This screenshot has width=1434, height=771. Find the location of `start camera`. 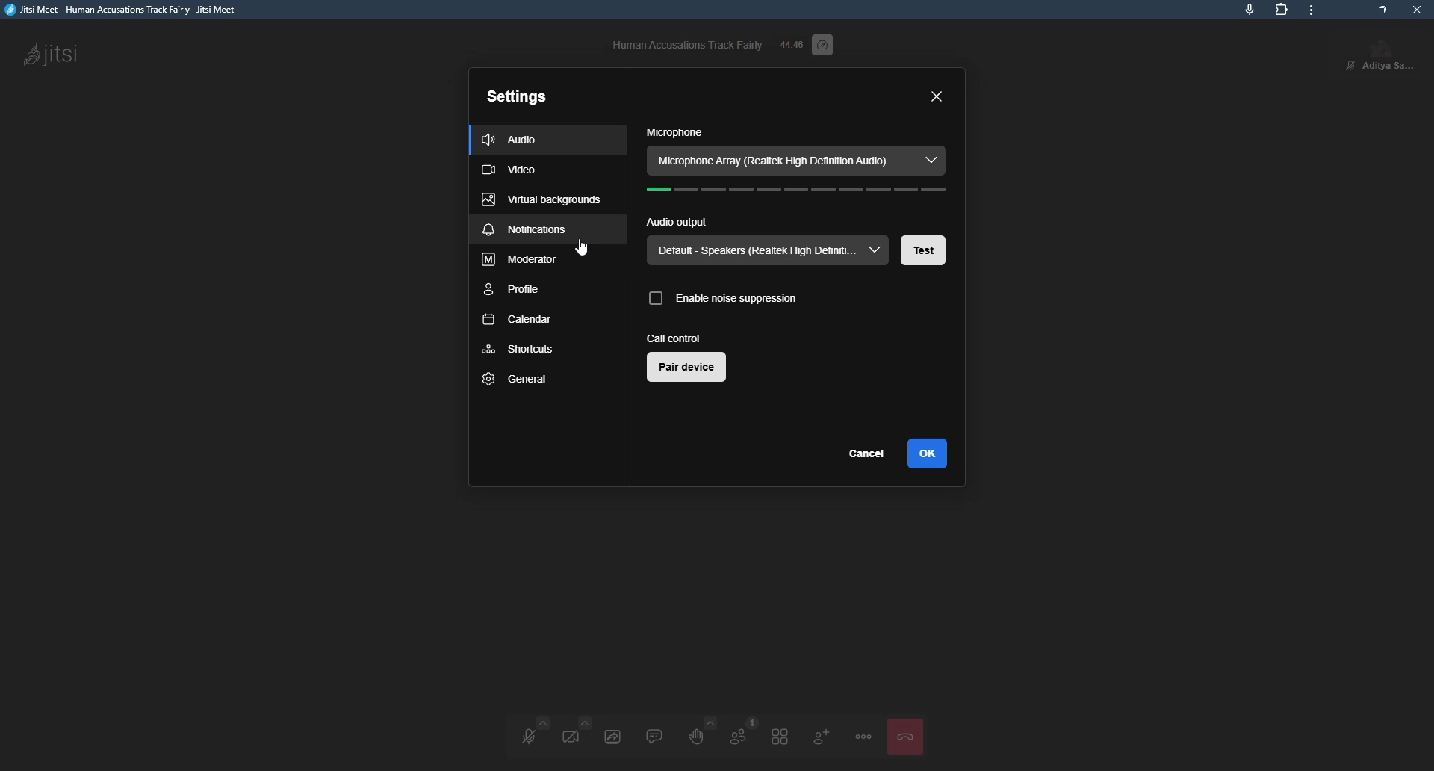

start camera is located at coordinates (574, 735).